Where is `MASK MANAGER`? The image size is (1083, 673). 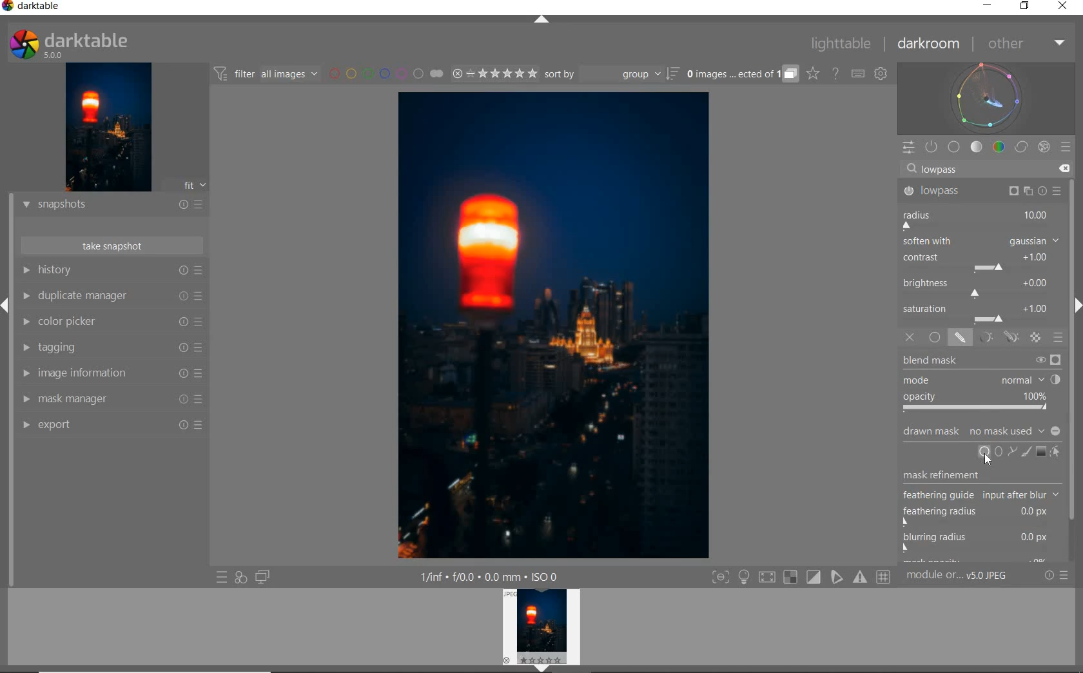
MASK MANAGER is located at coordinates (112, 400).